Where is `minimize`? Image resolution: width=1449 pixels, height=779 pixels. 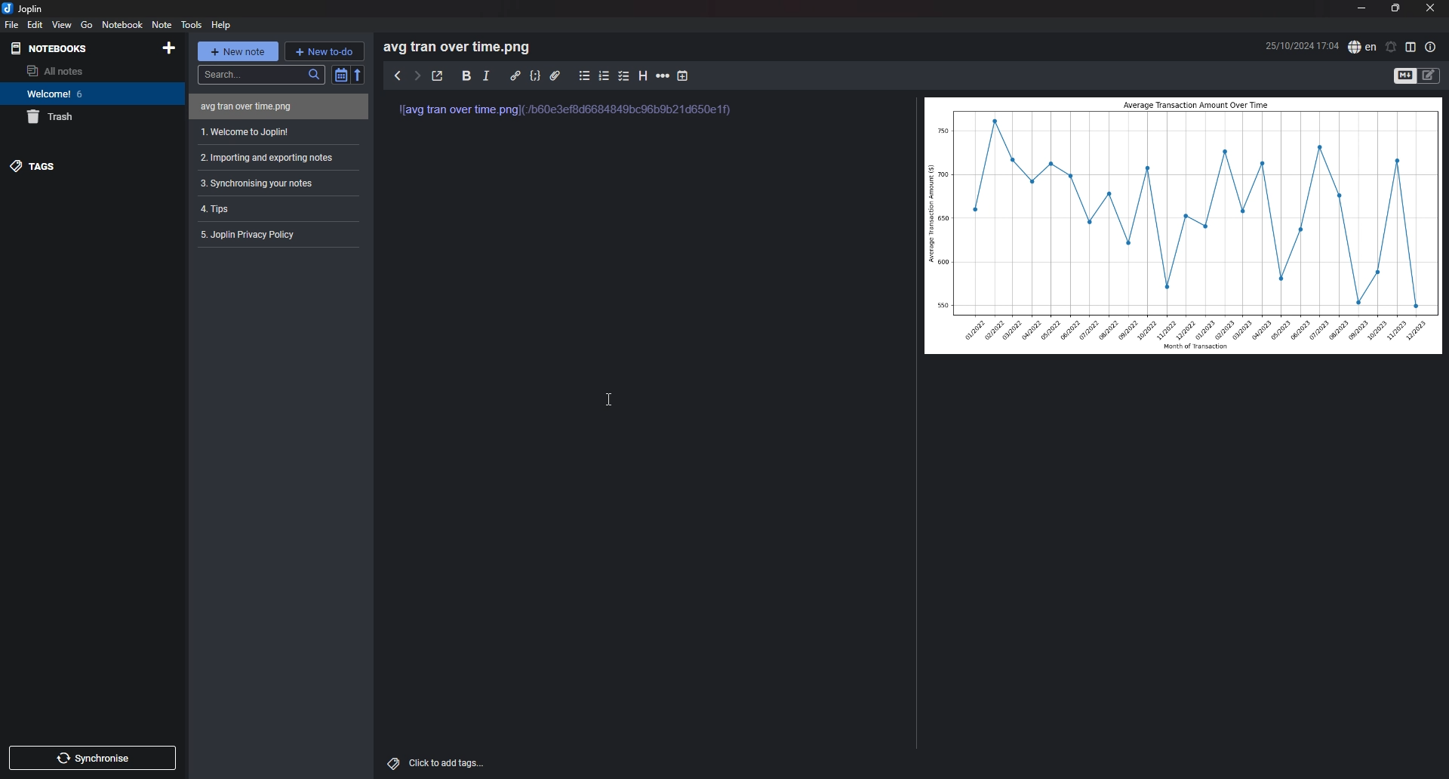
minimize is located at coordinates (1361, 9).